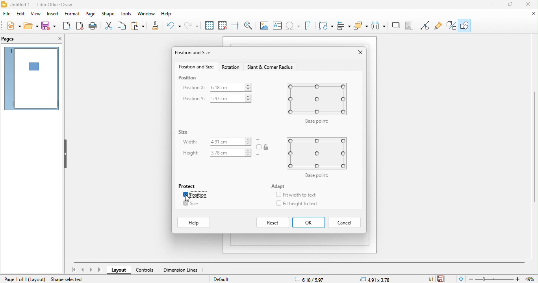 Image resolution: width=538 pixels, height=283 pixels. Describe the element at coordinates (460, 279) in the screenshot. I see `fill page to current window` at that location.